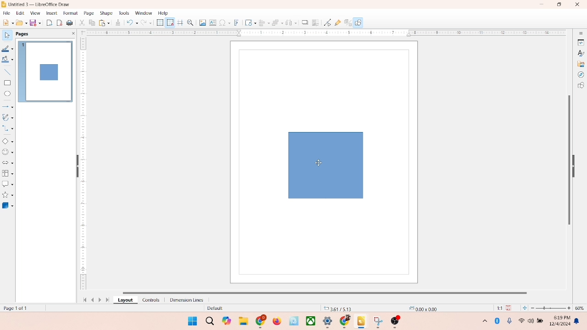 This screenshot has height=330, width=587. Describe the element at coordinates (581, 33) in the screenshot. I see `sidebar settings` at that location.